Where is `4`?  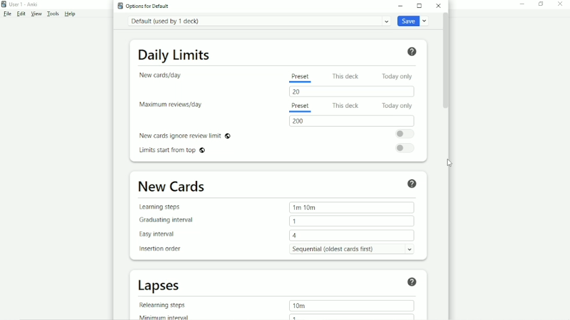
4 is located at coordinates (294, 237).